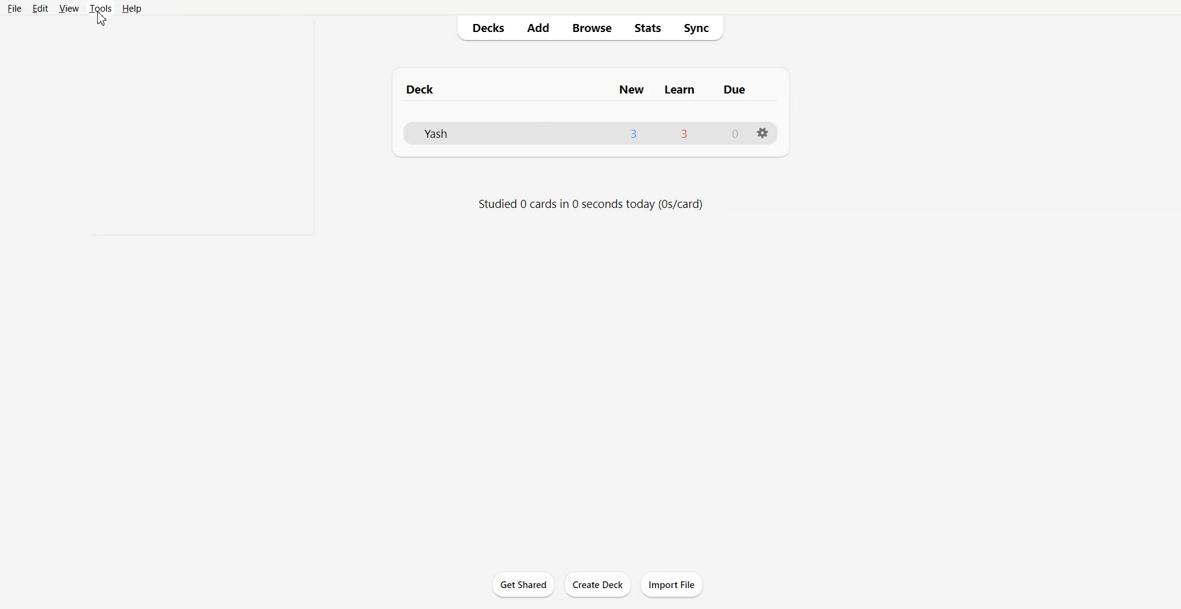 The image size is (1181, 609). What do you see at coordinates (15, 9) in the screenshot?
I see `File` at bounding box center [15, 9].